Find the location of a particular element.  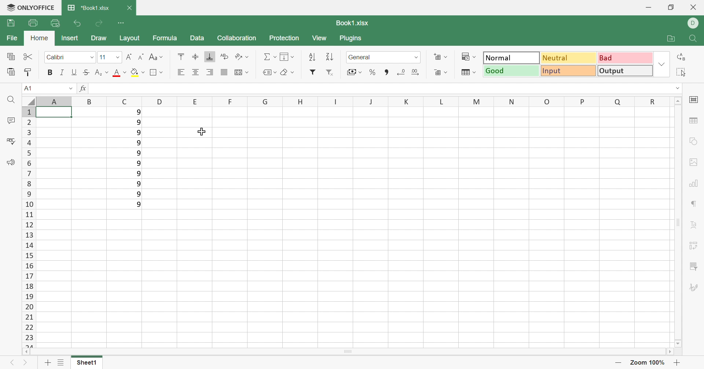

Neutral is located at coordinates (568, 59).